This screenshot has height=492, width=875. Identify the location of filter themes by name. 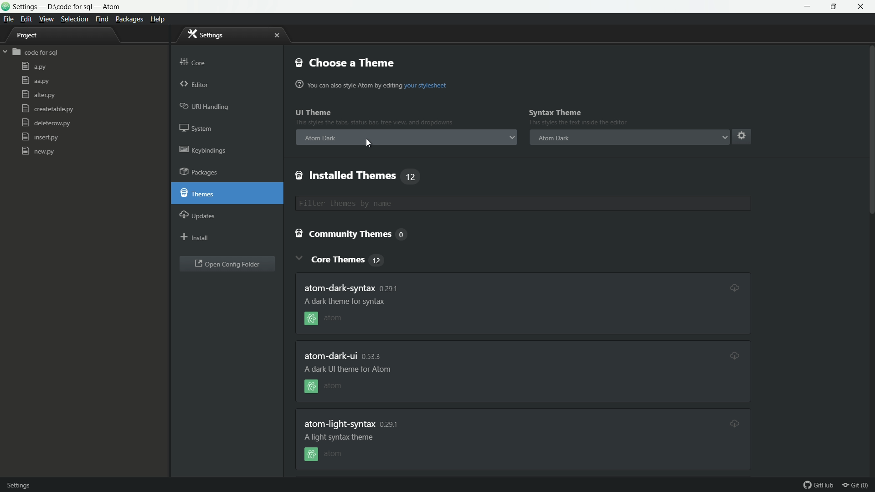
(433, 204).